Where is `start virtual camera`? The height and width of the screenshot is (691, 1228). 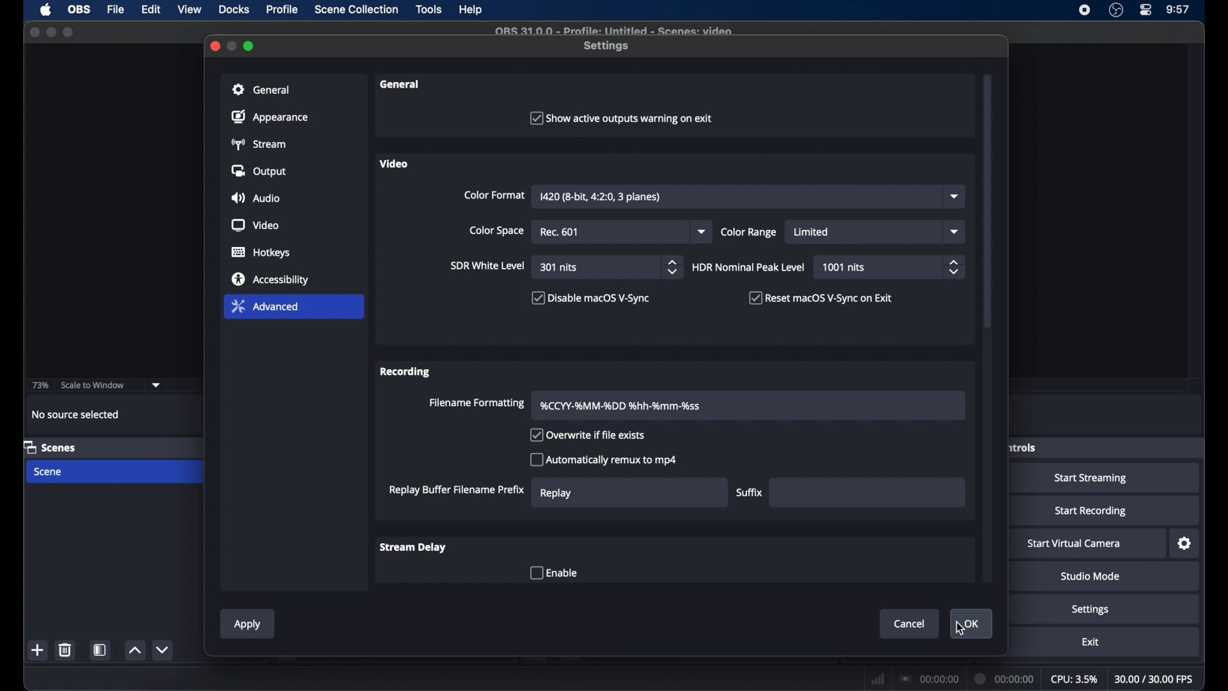 start virtual camera is located at coordinates (1074, 544).